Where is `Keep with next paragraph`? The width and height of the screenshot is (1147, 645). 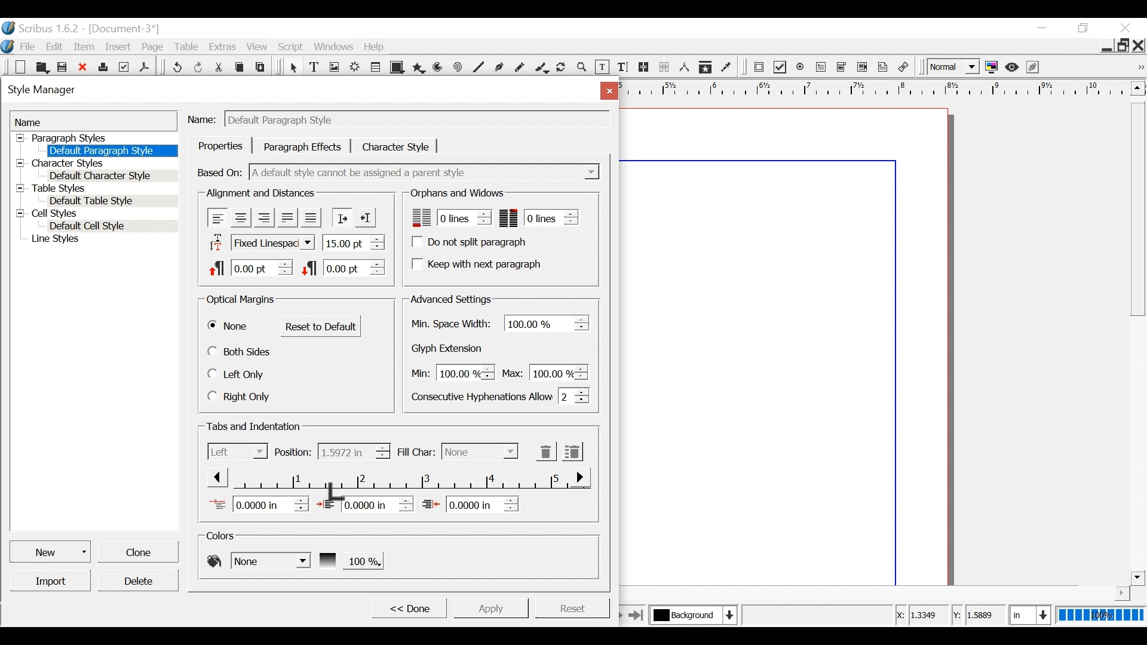
Keep with next paragraph is located at coordinates (475, 263).